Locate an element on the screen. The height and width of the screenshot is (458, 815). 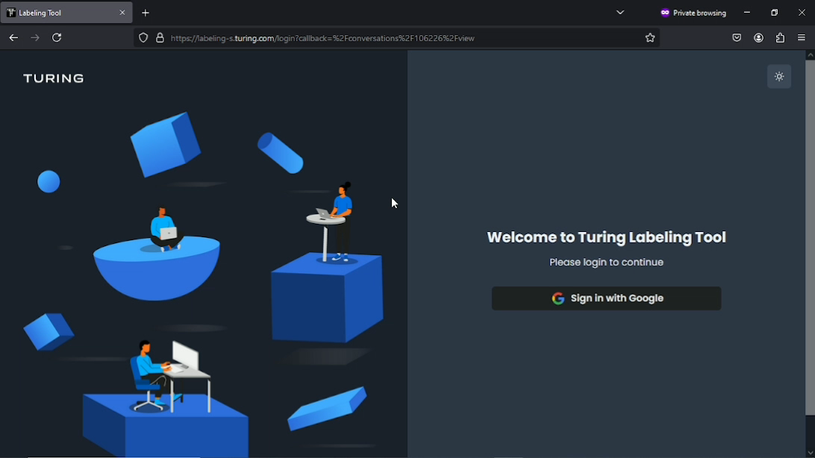
restore down is located at coordinates (775, 13).